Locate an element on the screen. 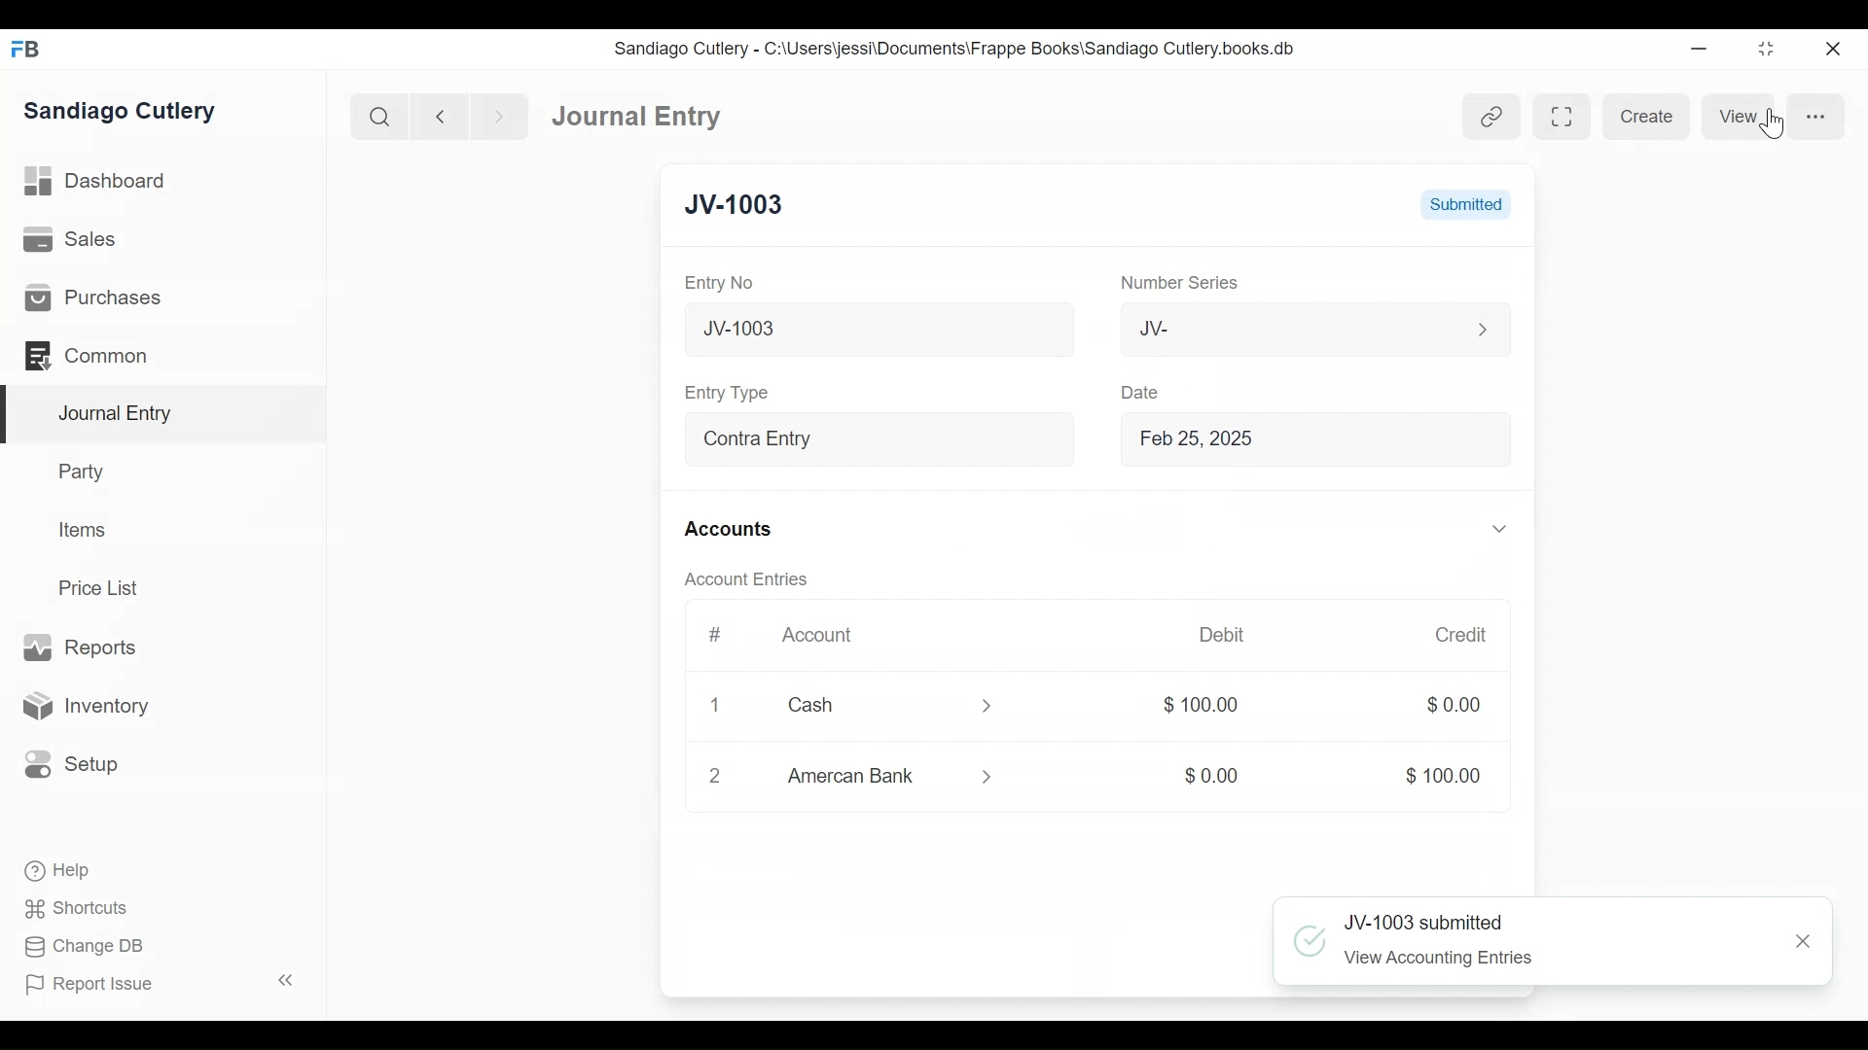 Image resolution: width=1868 pixels, height=1050 pixels. # is located at coordinates (719, 633).